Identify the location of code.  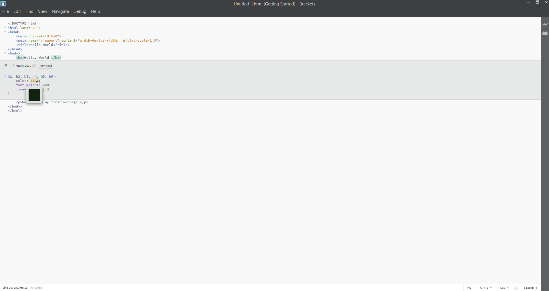
(86, 41).